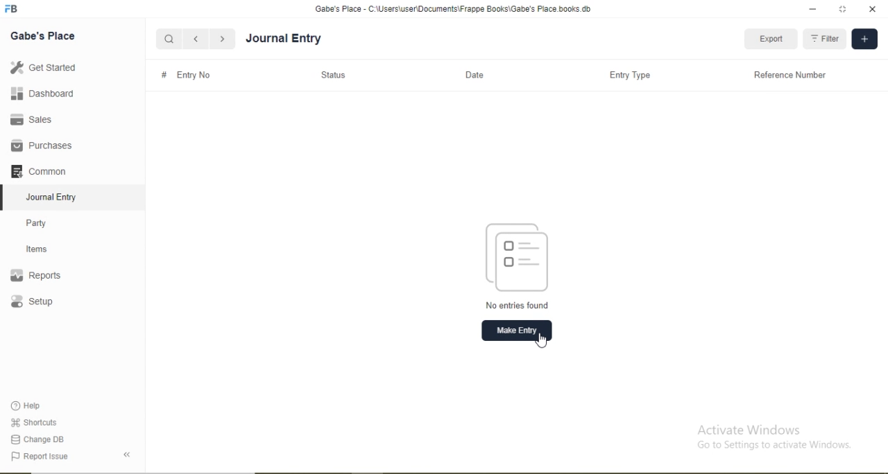 This screenshot has height=474, width=888. I want to click on Make Entry, so click(516, 331).